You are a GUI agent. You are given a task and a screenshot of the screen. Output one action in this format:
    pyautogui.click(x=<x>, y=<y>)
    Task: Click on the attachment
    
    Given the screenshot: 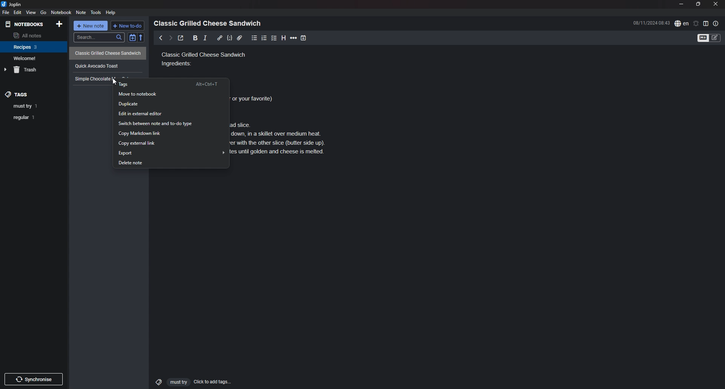 What is the action you would take?
    pyautogui.click(x=239, y=38)
    